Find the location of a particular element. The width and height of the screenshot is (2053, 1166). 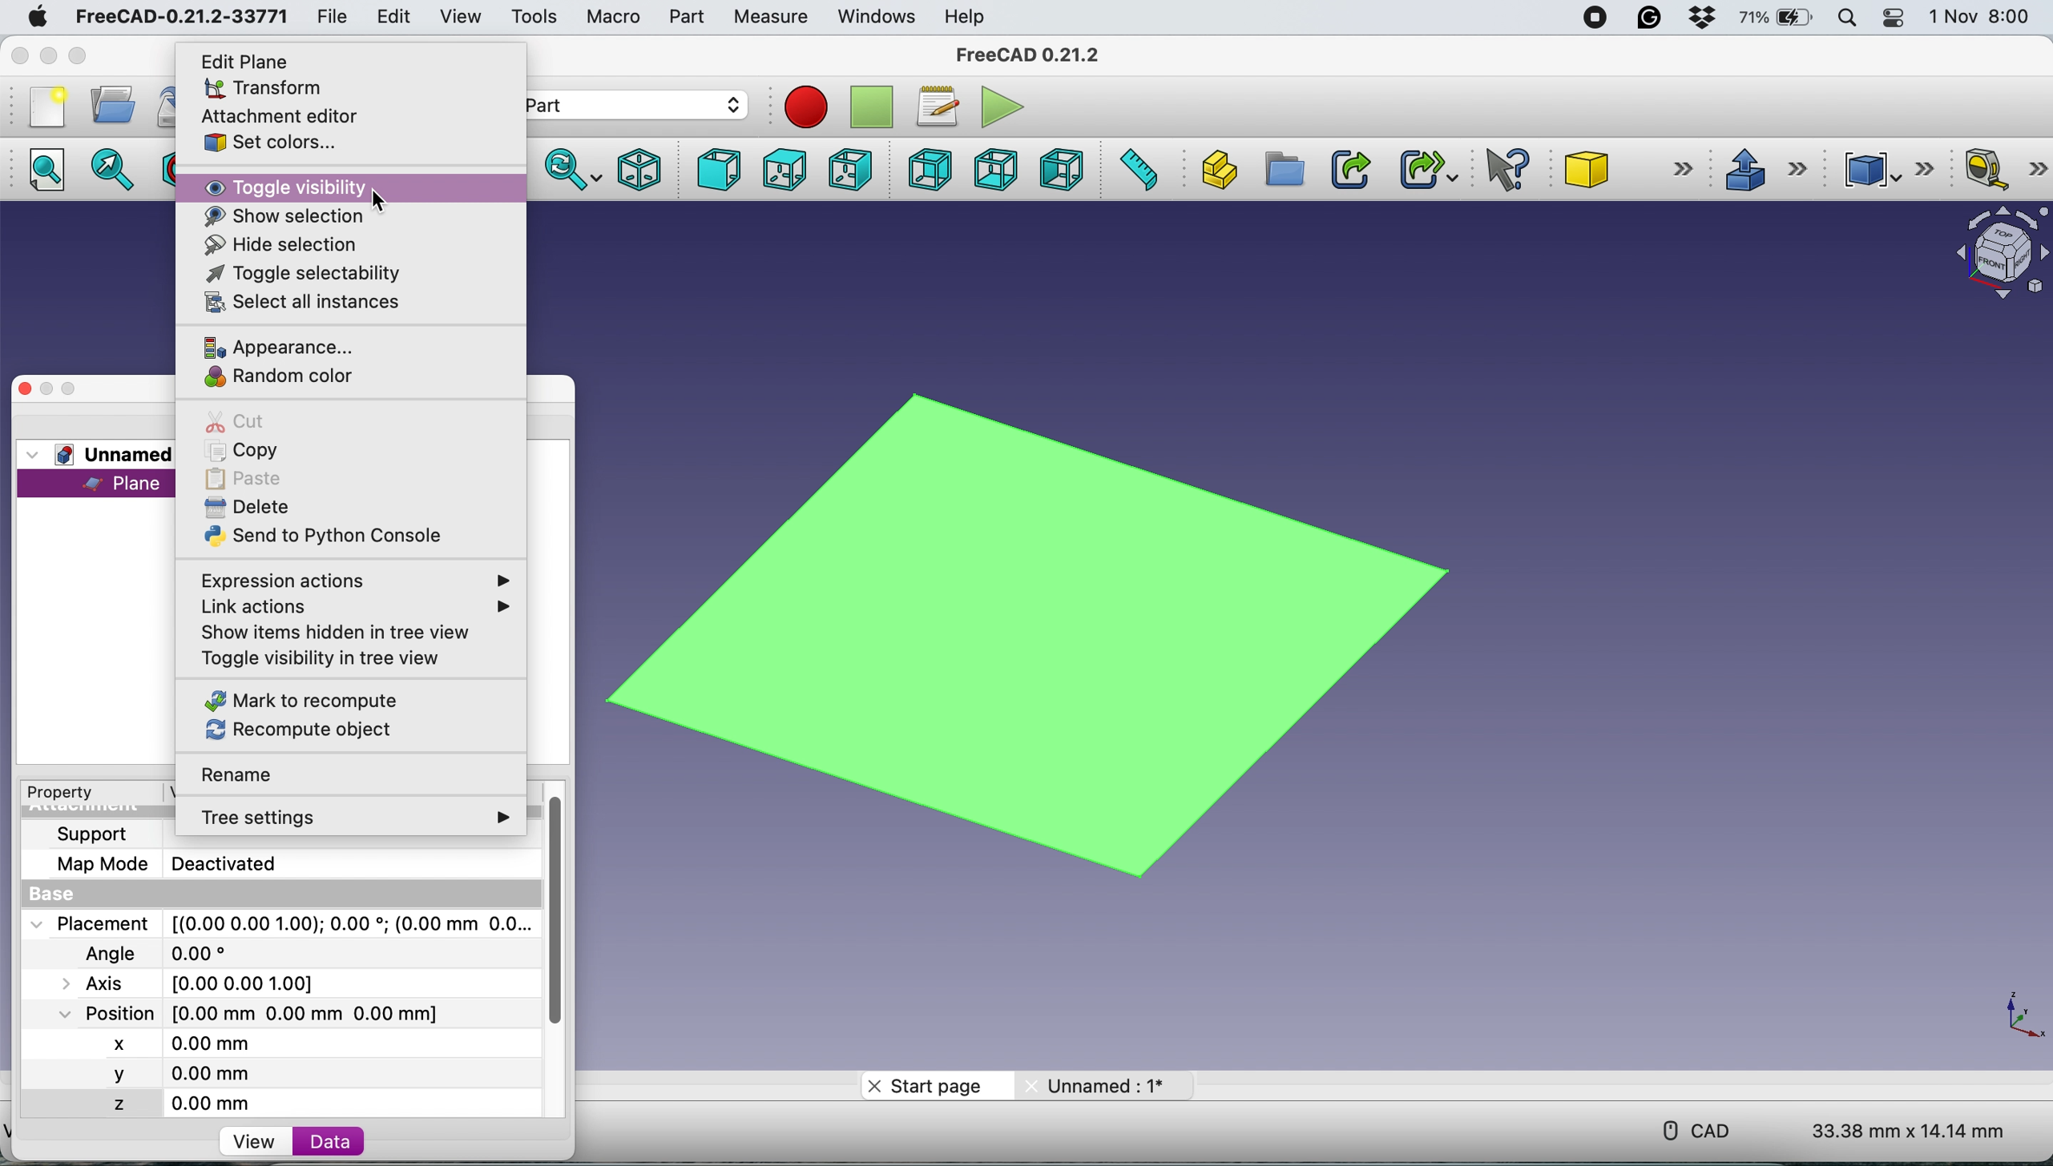

expression actions is located at coordinates (357, 577).